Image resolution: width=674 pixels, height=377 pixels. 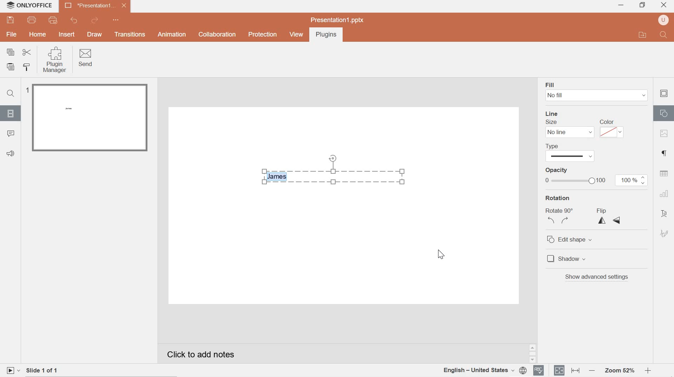 I want to click on play slide, so click(x=12, y=370).